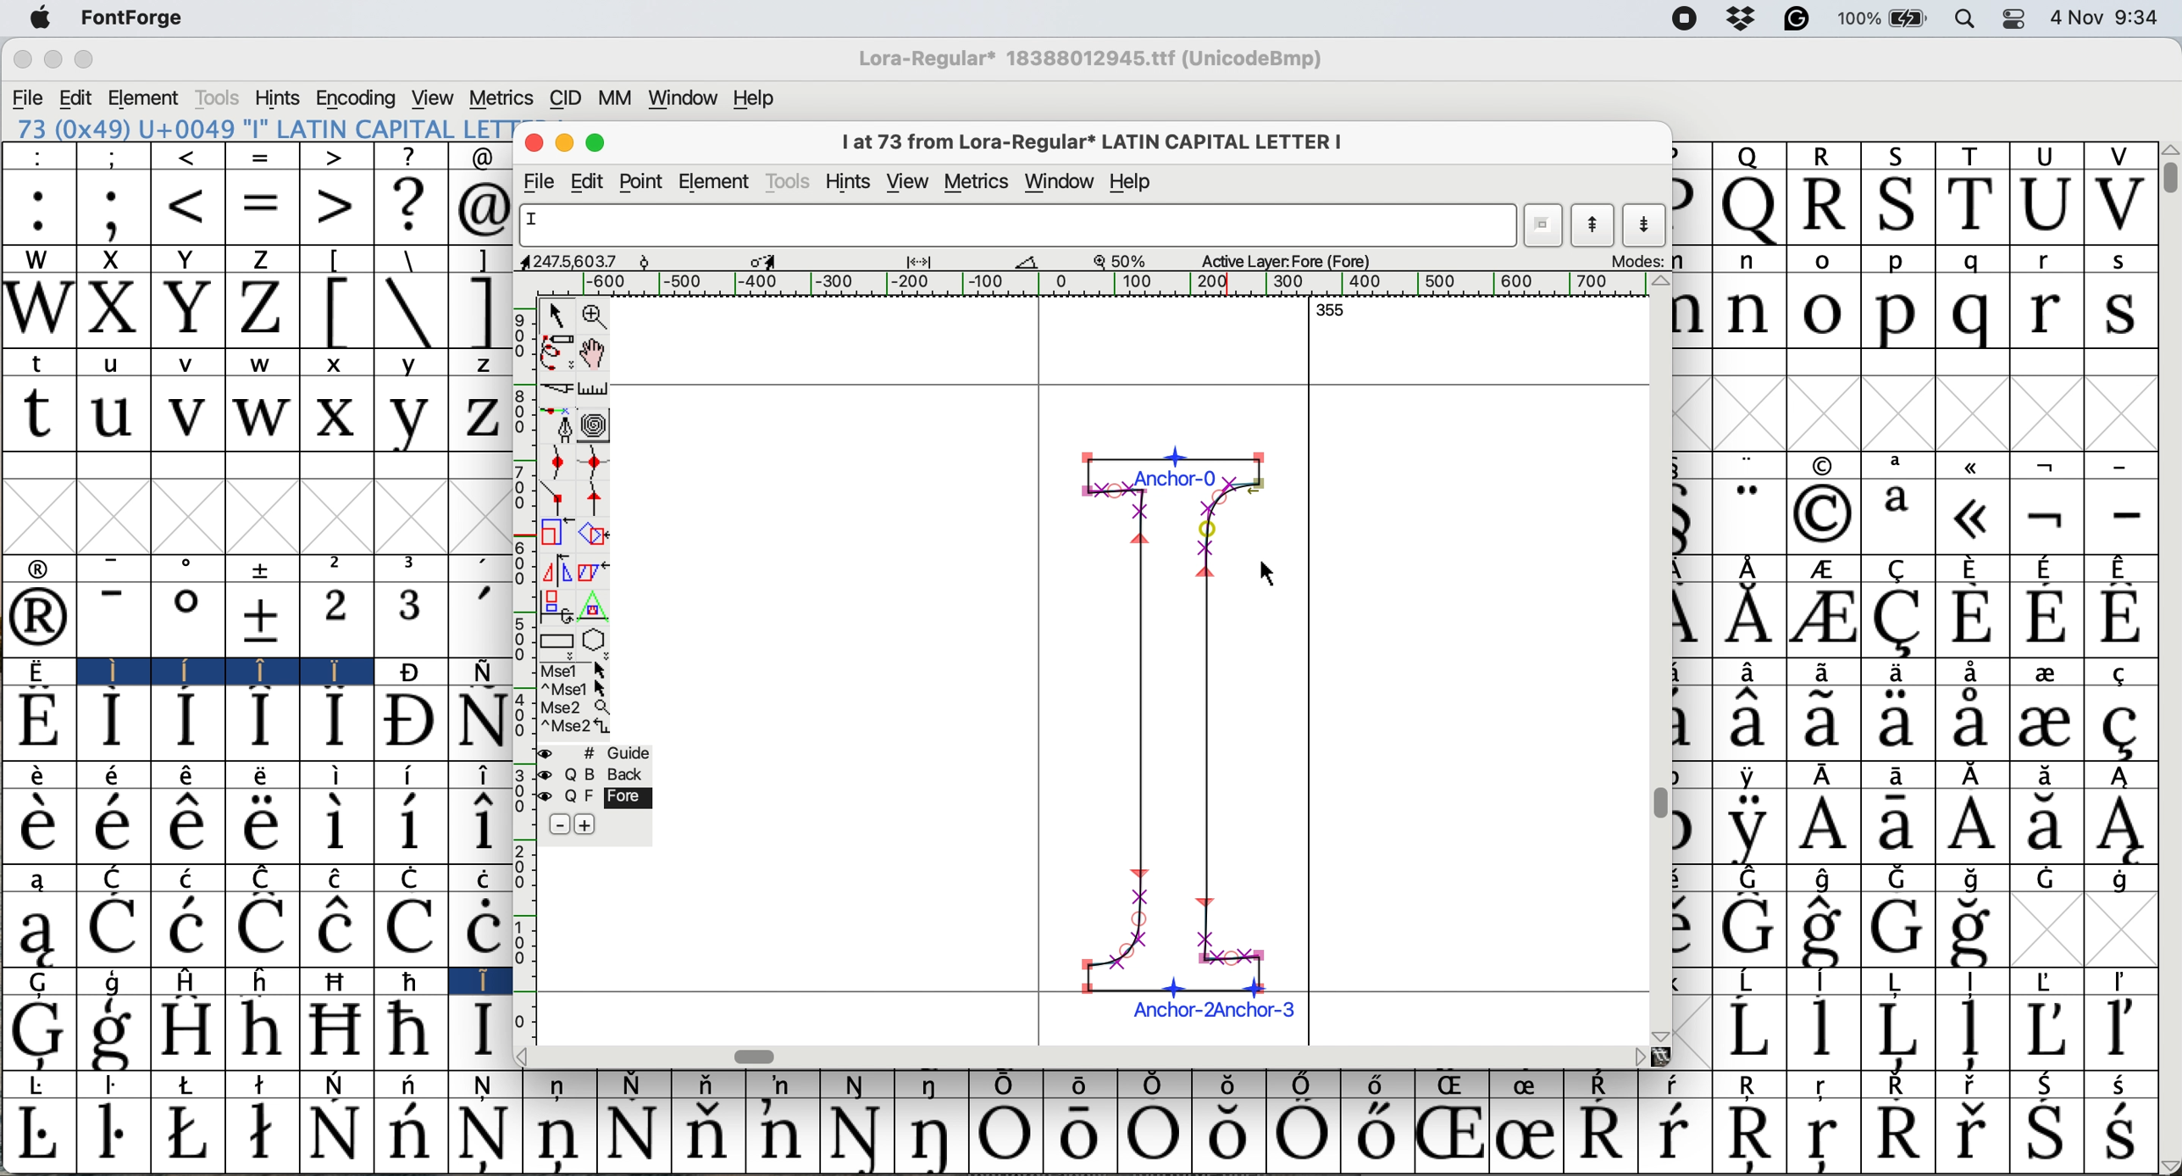 The width and height of the screenshot is (2182, 1176). Describe the element at coordinates (931, 1087) in the screenshot. I see `Symbol` at that location.